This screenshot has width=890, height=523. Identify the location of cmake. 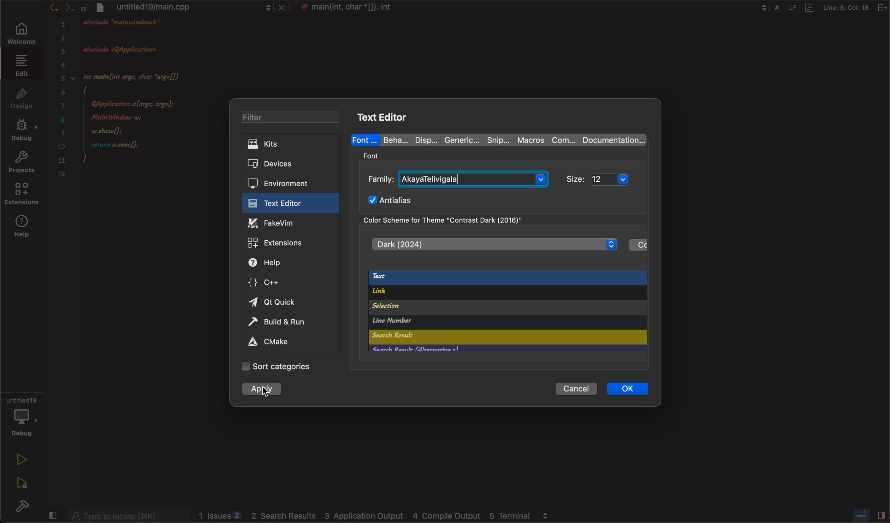
(271, 342).